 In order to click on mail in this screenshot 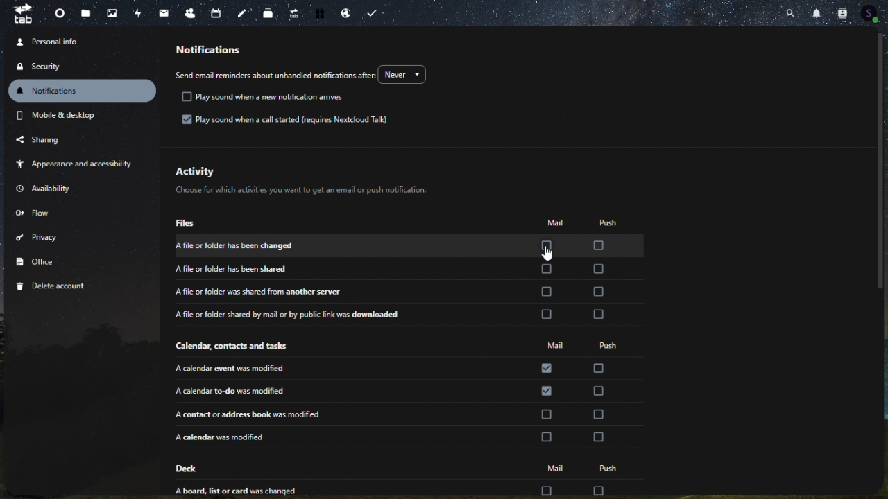, I will do `click(556, 347)`.